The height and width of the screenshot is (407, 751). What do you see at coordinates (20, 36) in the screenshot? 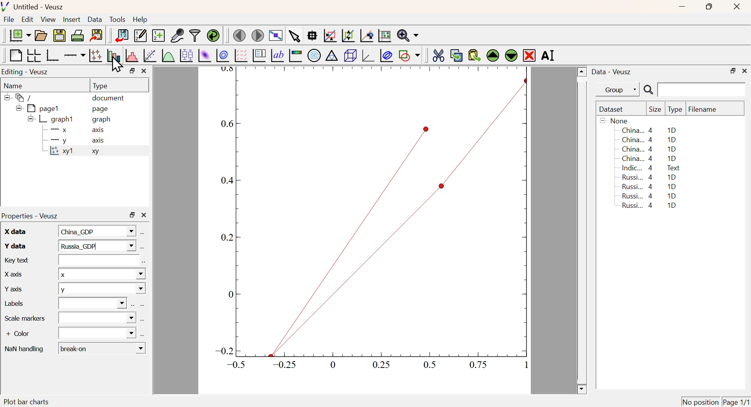
I see `New Document` at bounding box center [20, 36].